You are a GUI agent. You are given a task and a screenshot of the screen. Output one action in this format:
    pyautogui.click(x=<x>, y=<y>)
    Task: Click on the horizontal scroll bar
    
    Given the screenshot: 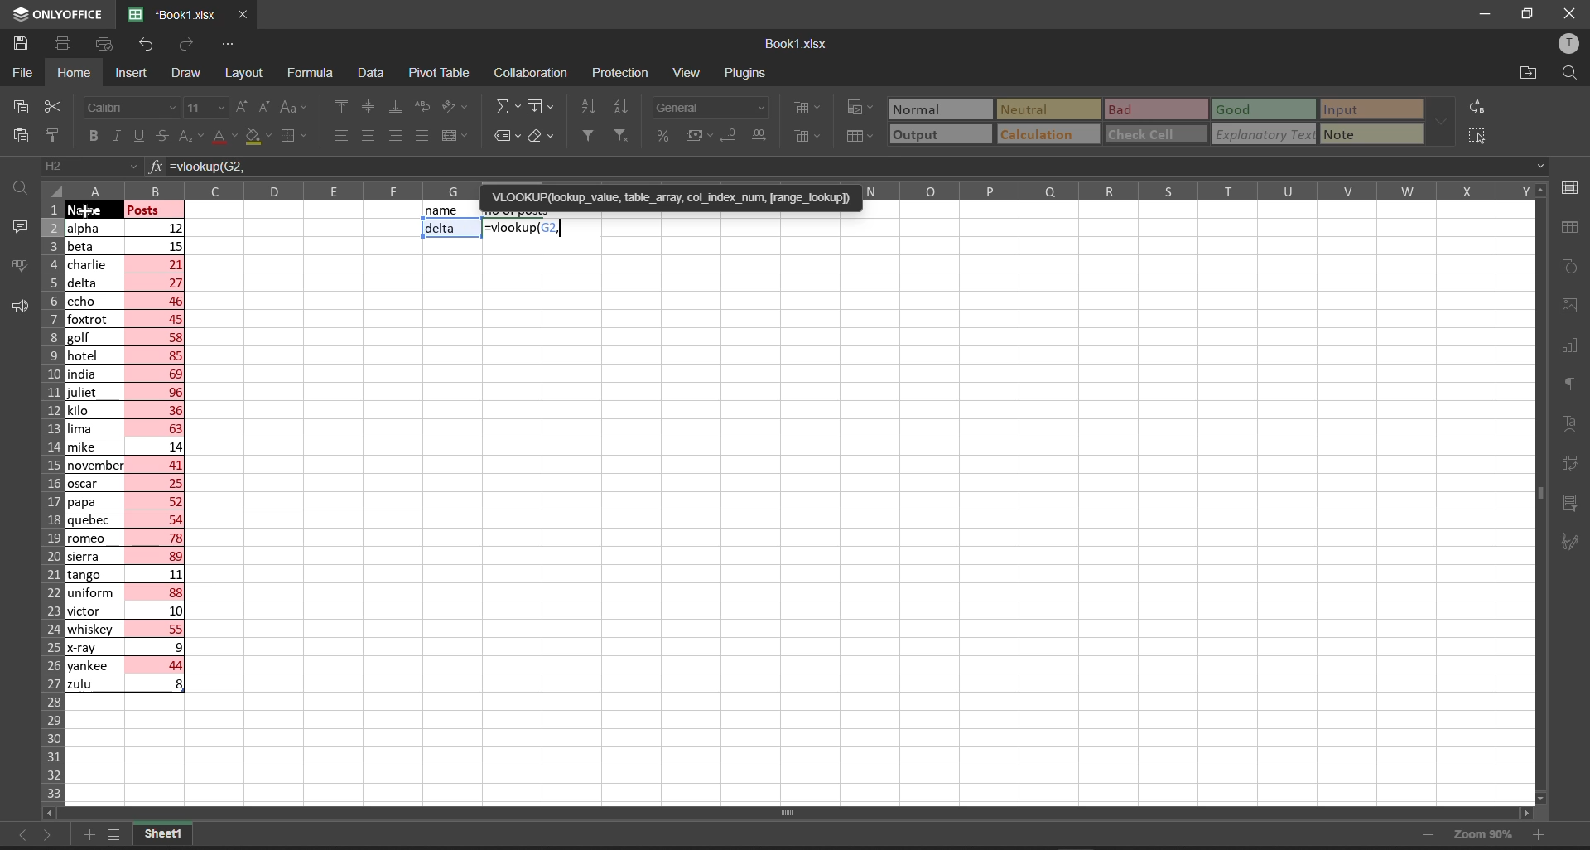 What is the action you would take?
    pyautogui.click(x=792, y=813)
    